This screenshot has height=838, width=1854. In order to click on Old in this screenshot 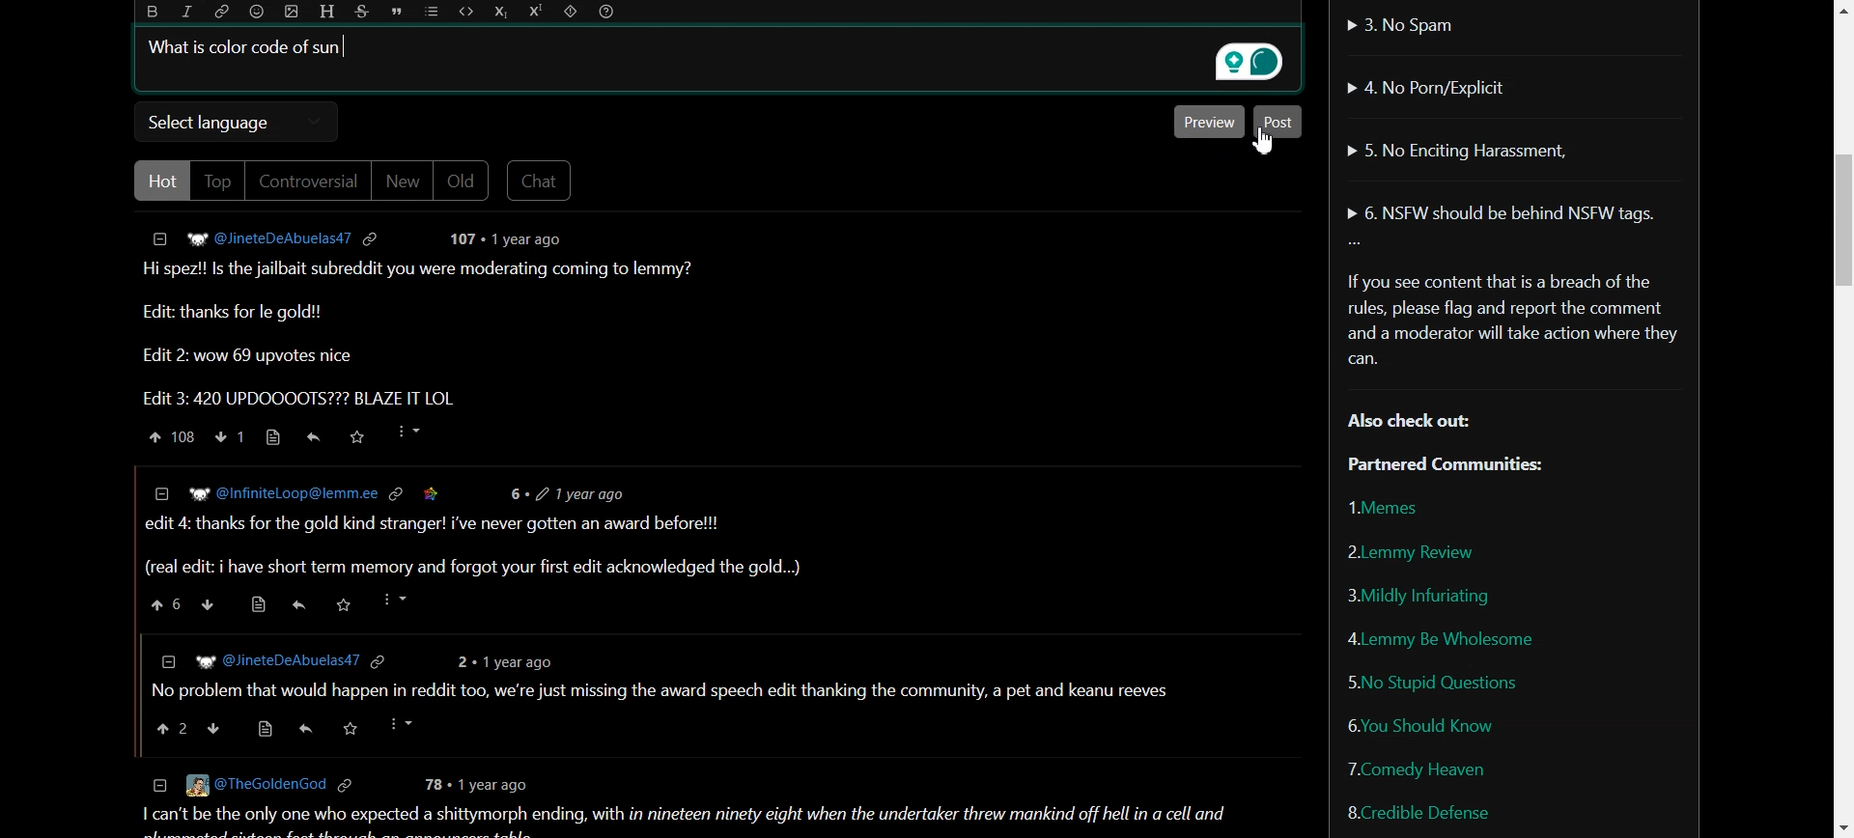, I will do `click(461, 182)`.